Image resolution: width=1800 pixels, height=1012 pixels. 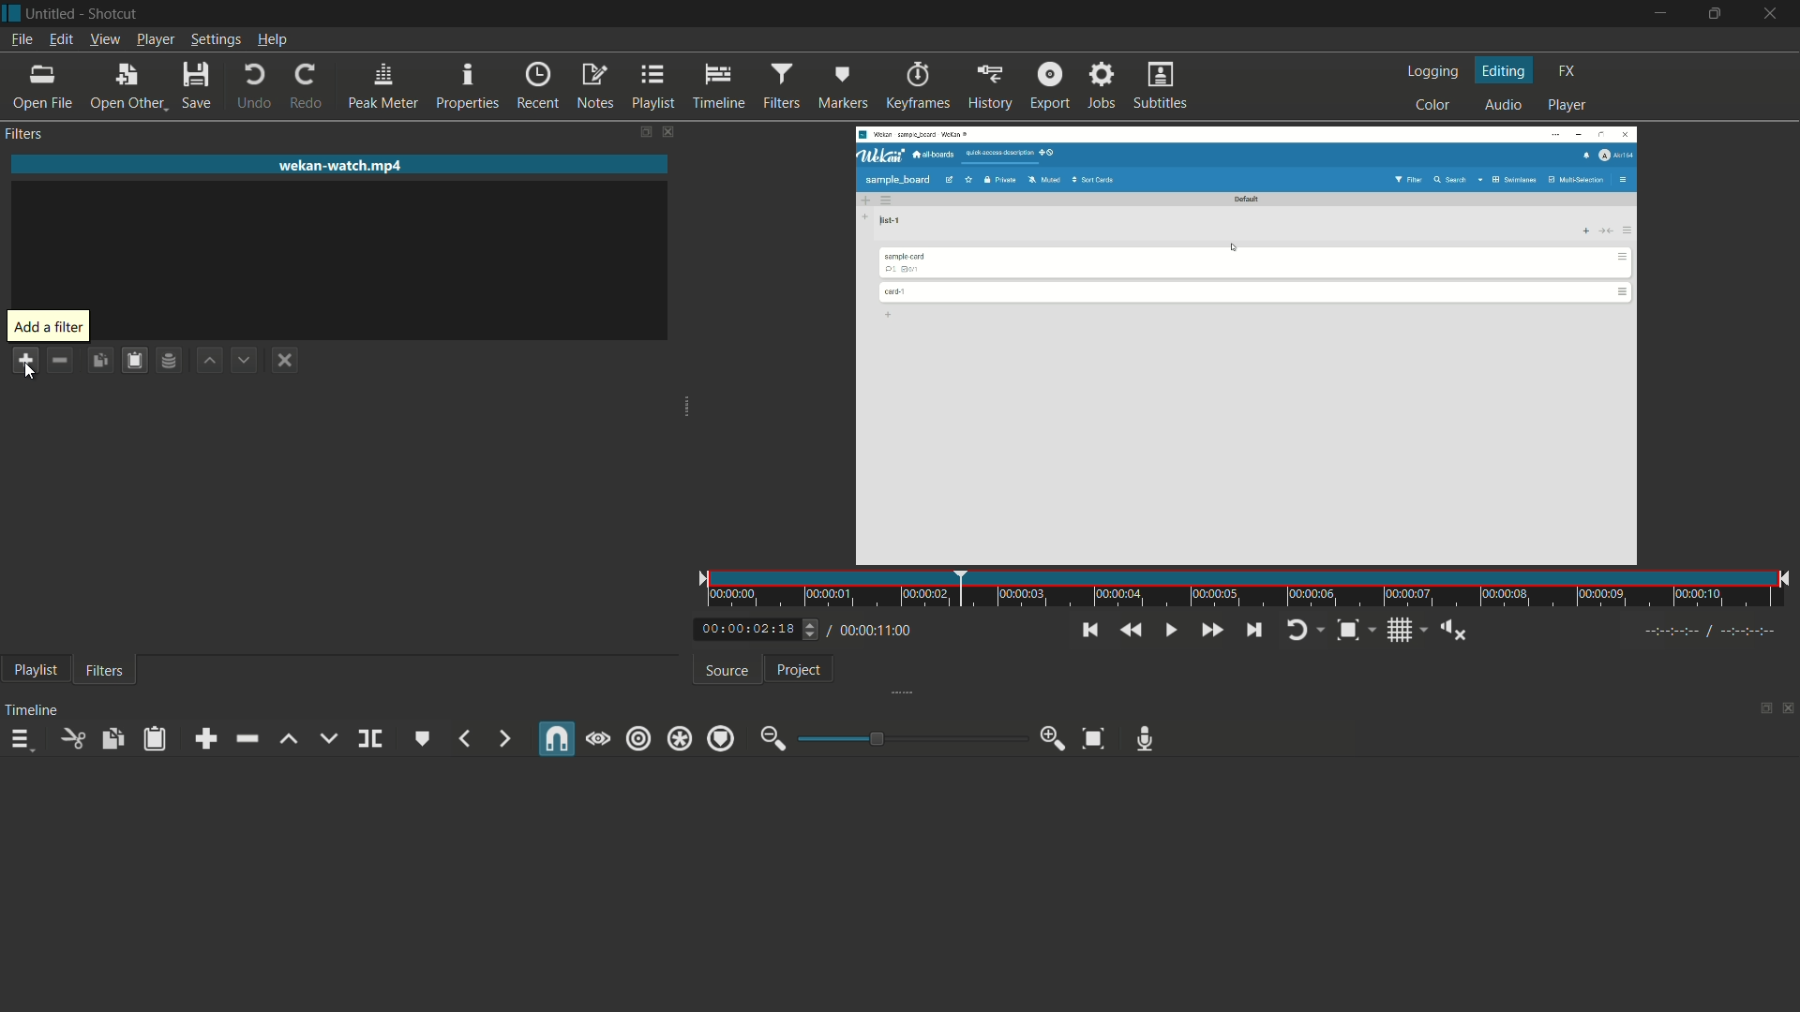 What do you see at coordinates (910, 738) in the screenshot?
I see `adjustment bar` at bounding box center [910, 738].